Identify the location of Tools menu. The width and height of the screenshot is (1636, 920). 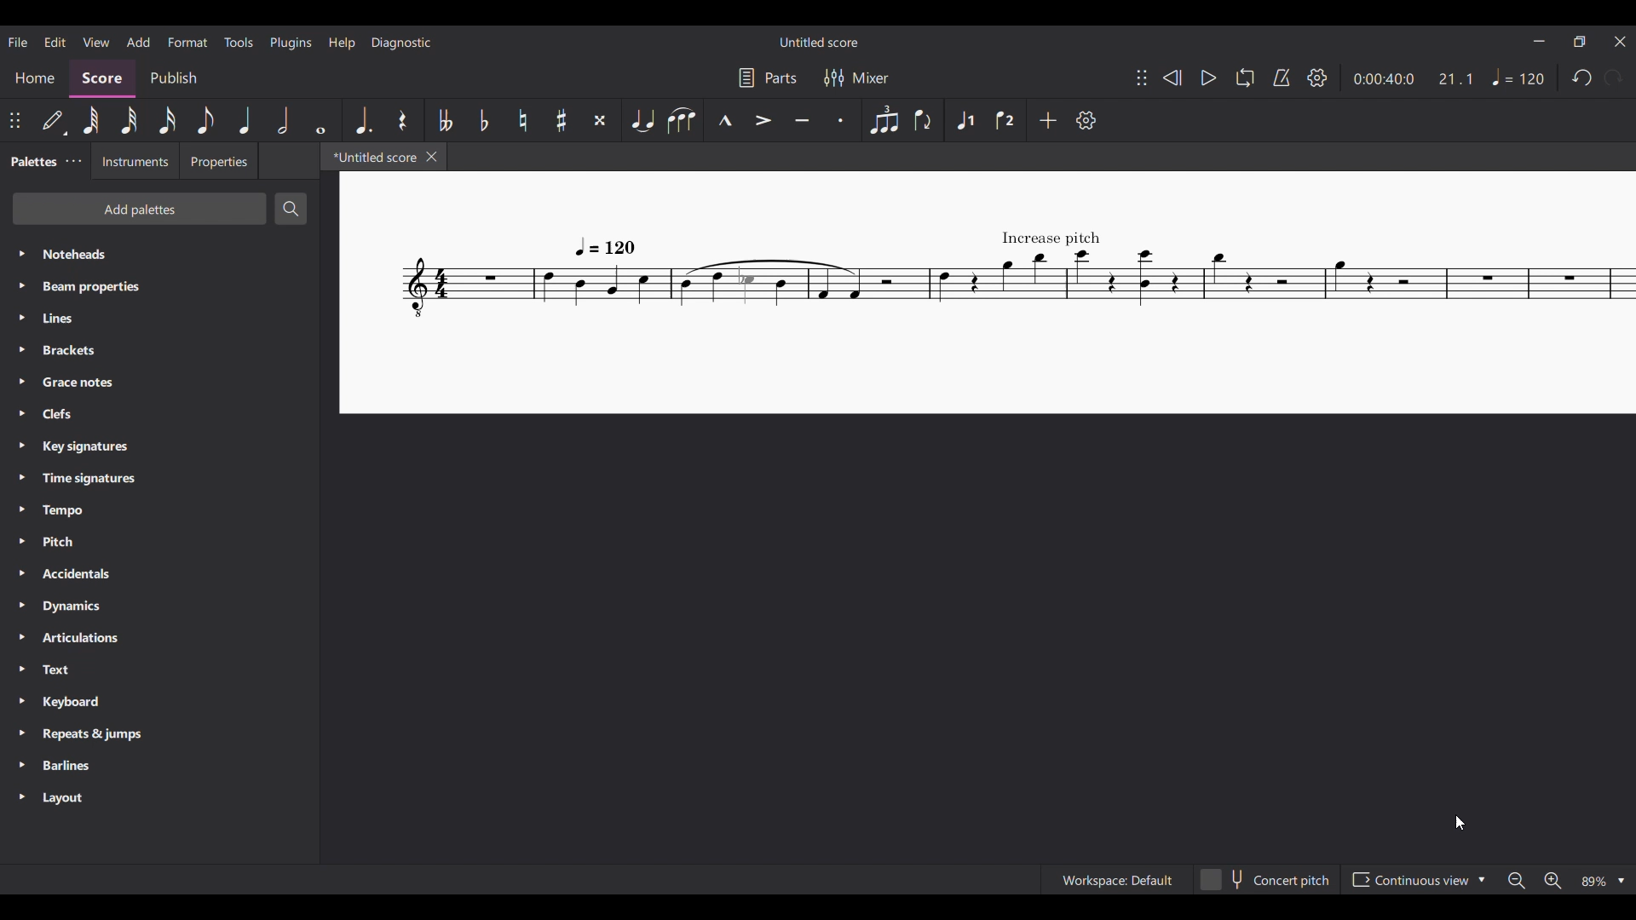
(239, 42).